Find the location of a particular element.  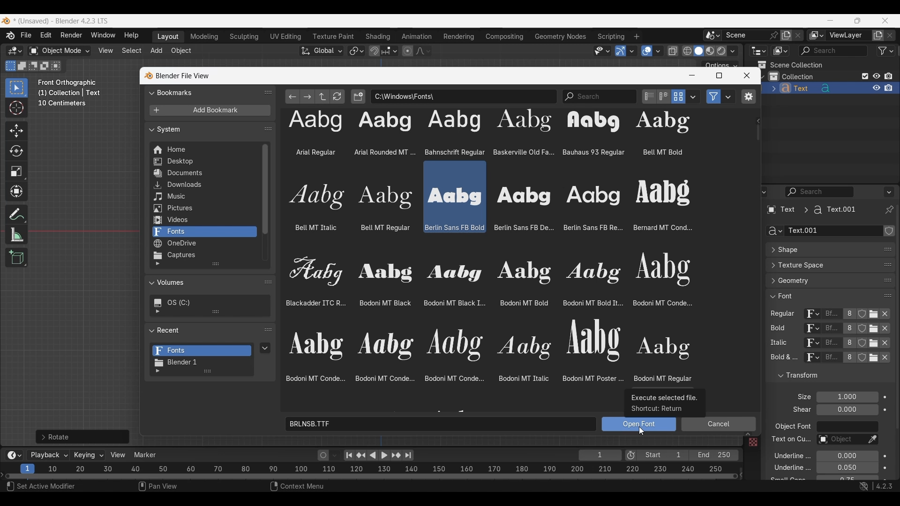

Cursor selecting vertical slide bar is located at coordinates (758, 133).